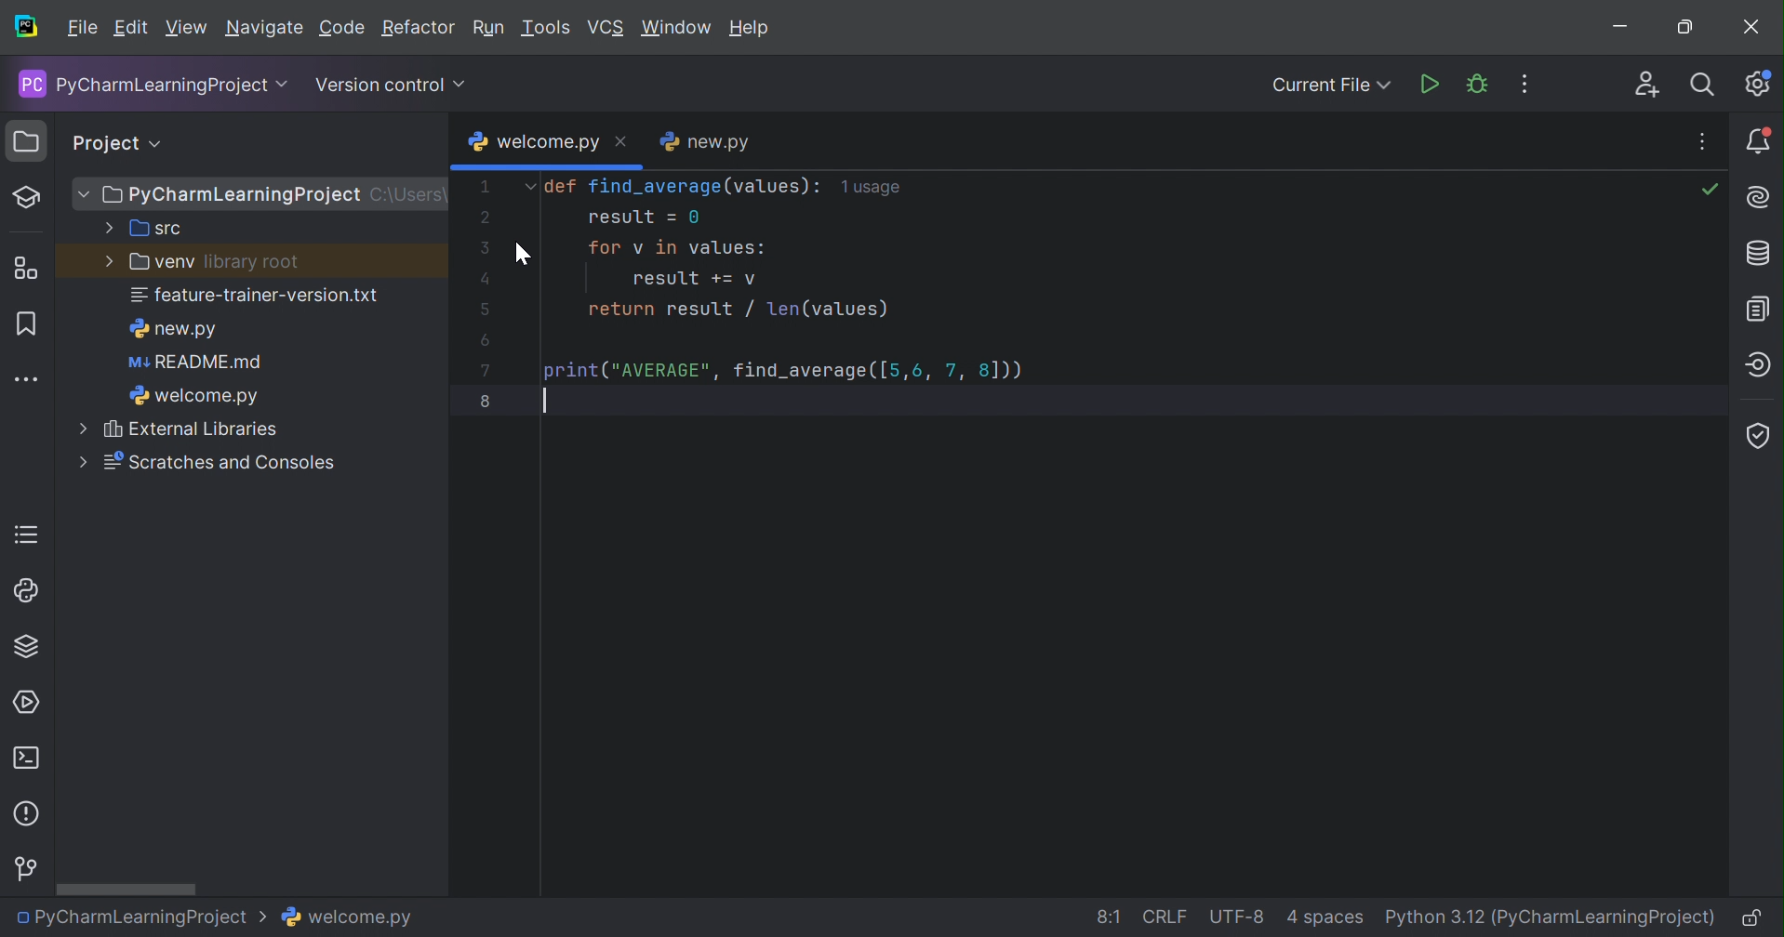 The image size is (1784, 937). What do you see at coordinates (706, 141) in the screenshot?
I see `new.py` at bounding box center [706, 141].